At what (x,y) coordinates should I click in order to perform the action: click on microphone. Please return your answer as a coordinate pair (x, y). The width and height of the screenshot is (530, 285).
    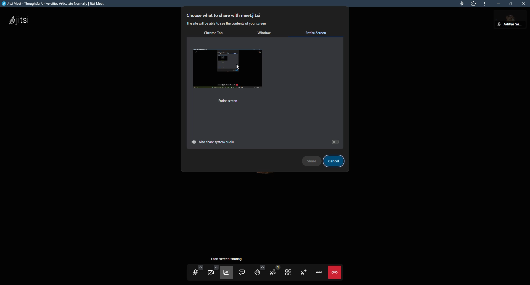
    Looking at the image, I should click on (459, 4).